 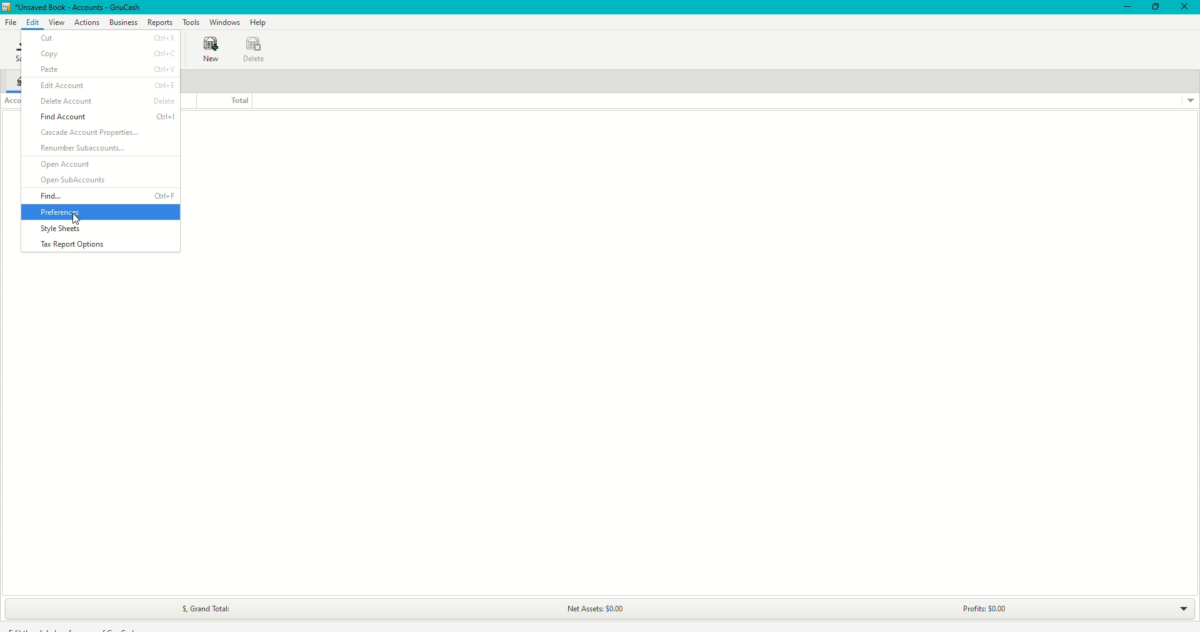 I want to click on Paste, so click(x=106, y=69).